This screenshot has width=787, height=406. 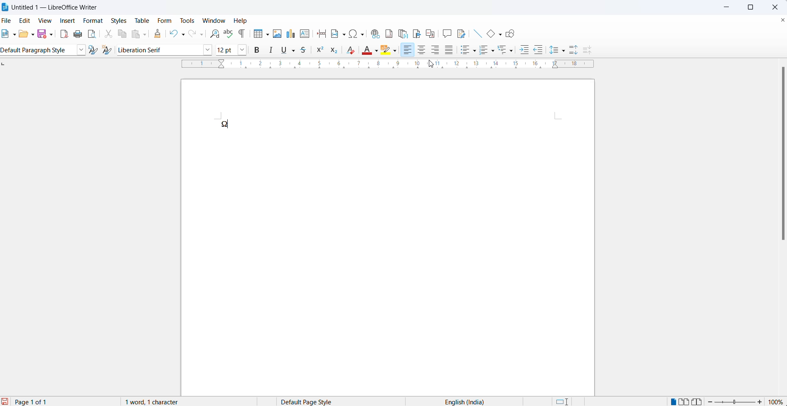 I want to click on increase indent, so click(x=523, y=50).